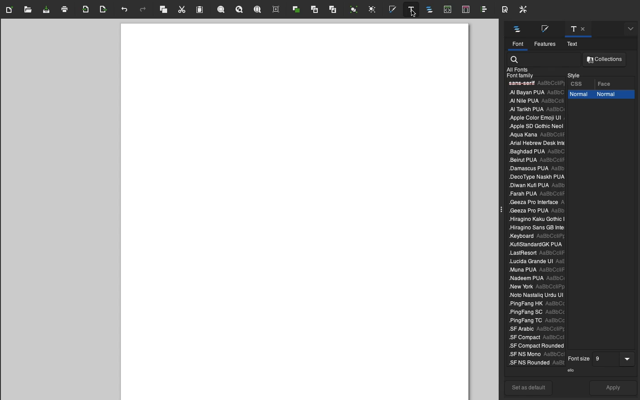  I want to click on .PingFang SC, so click(535, 313).